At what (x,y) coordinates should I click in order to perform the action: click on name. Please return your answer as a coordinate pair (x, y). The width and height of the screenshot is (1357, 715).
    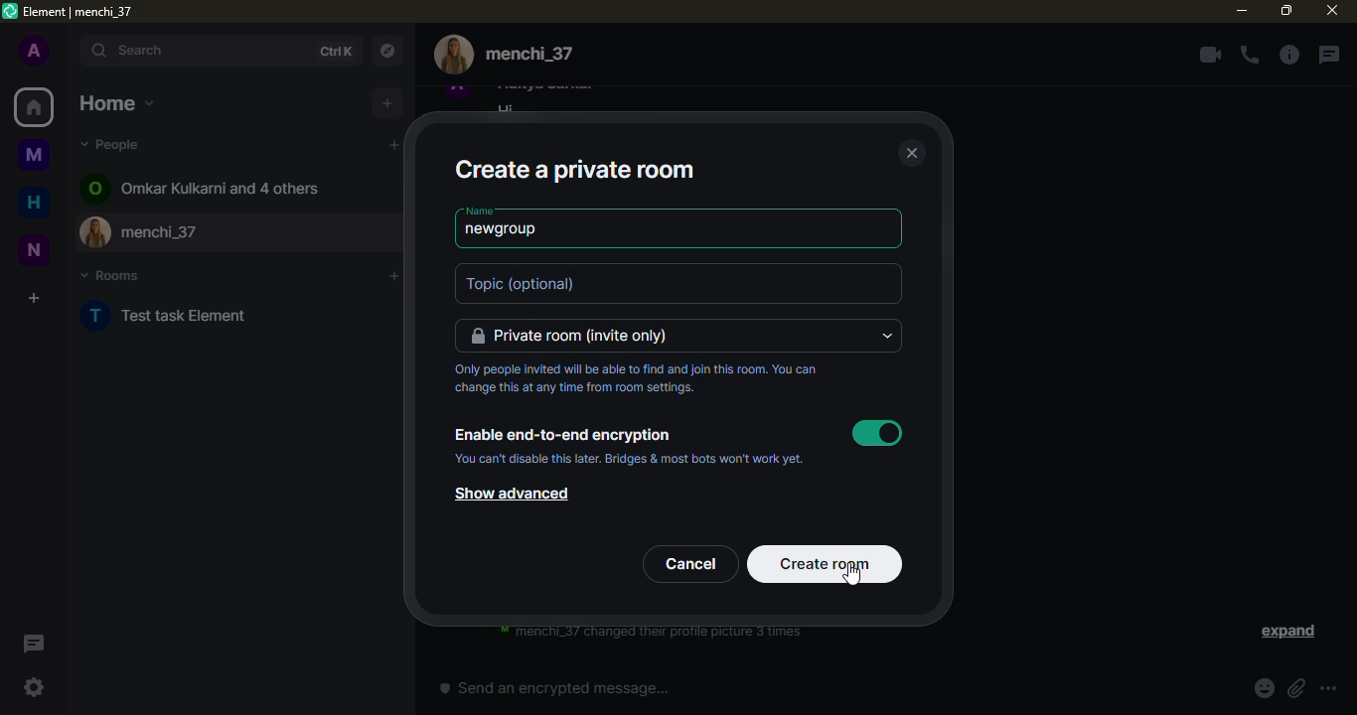
    Looking at the image, I should click on (480, 211).